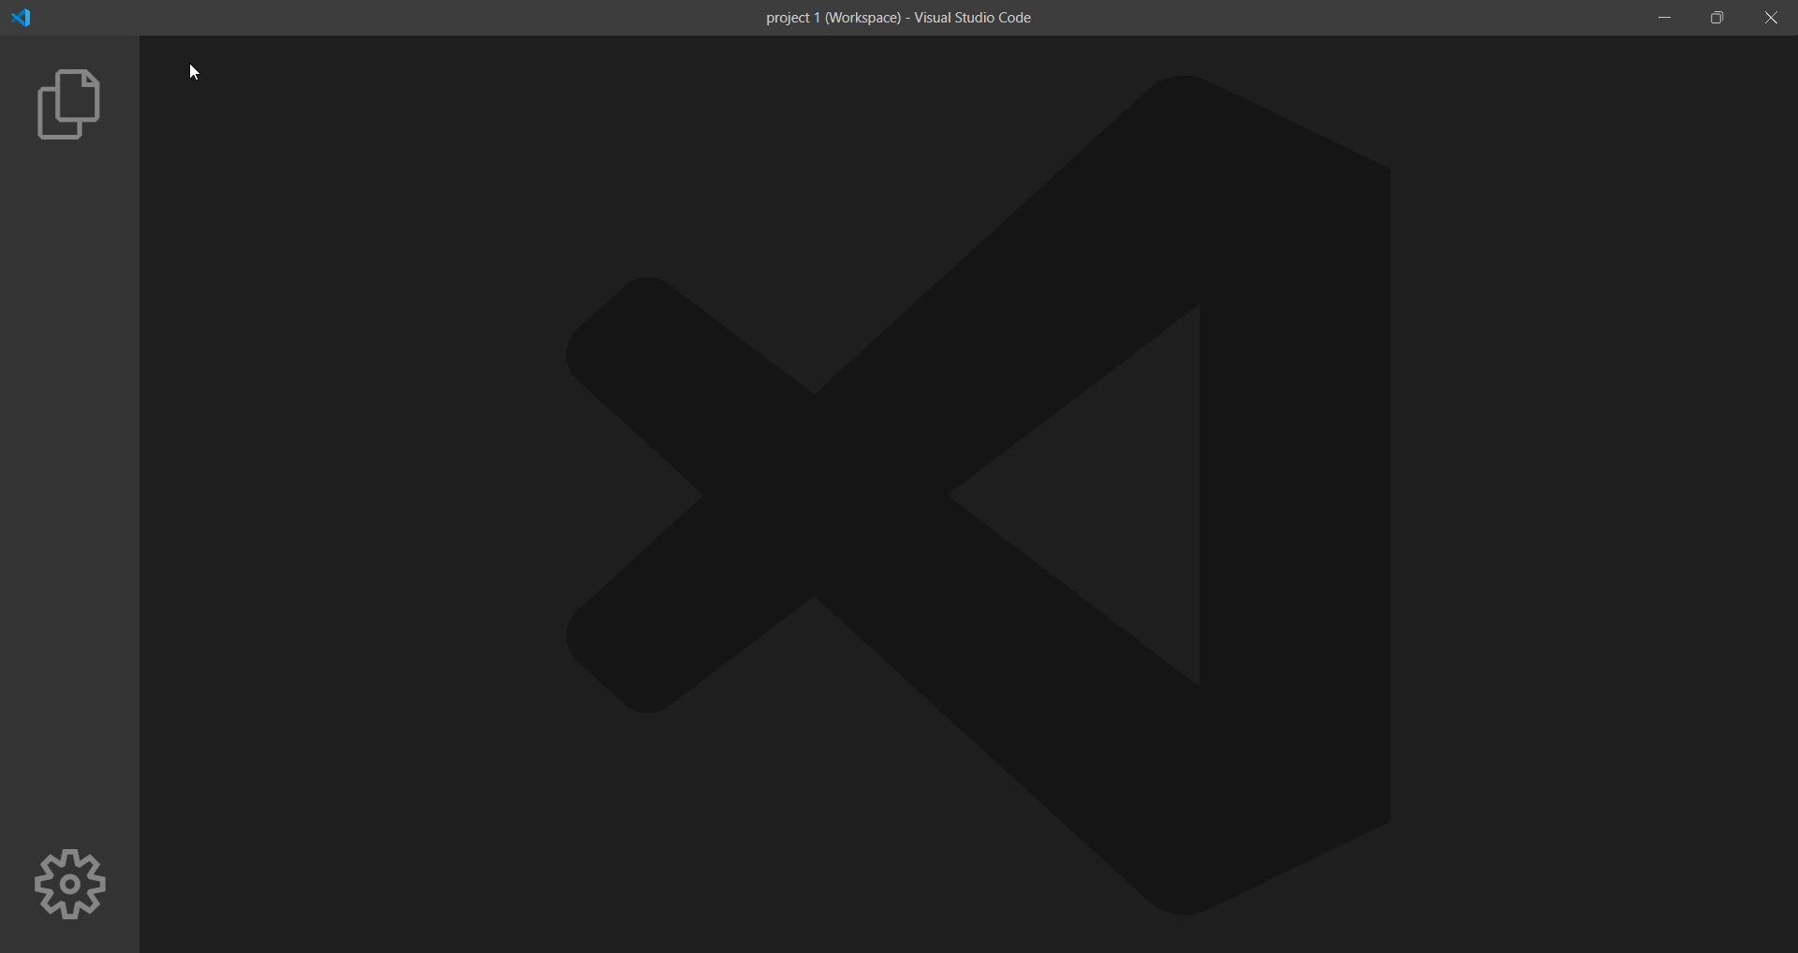 This screenshot has height=953, width=1798. What do you see at coordinates (209, 71) in the screenshot?
I see `cursor` at bounding box center [209, 71].